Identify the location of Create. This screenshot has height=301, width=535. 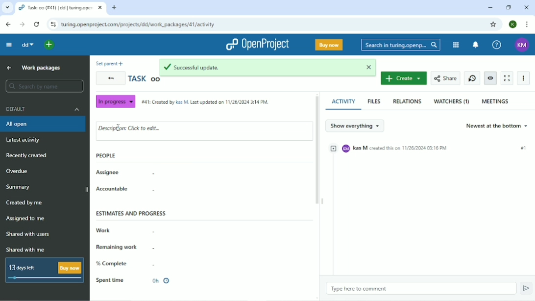
(404, 78).